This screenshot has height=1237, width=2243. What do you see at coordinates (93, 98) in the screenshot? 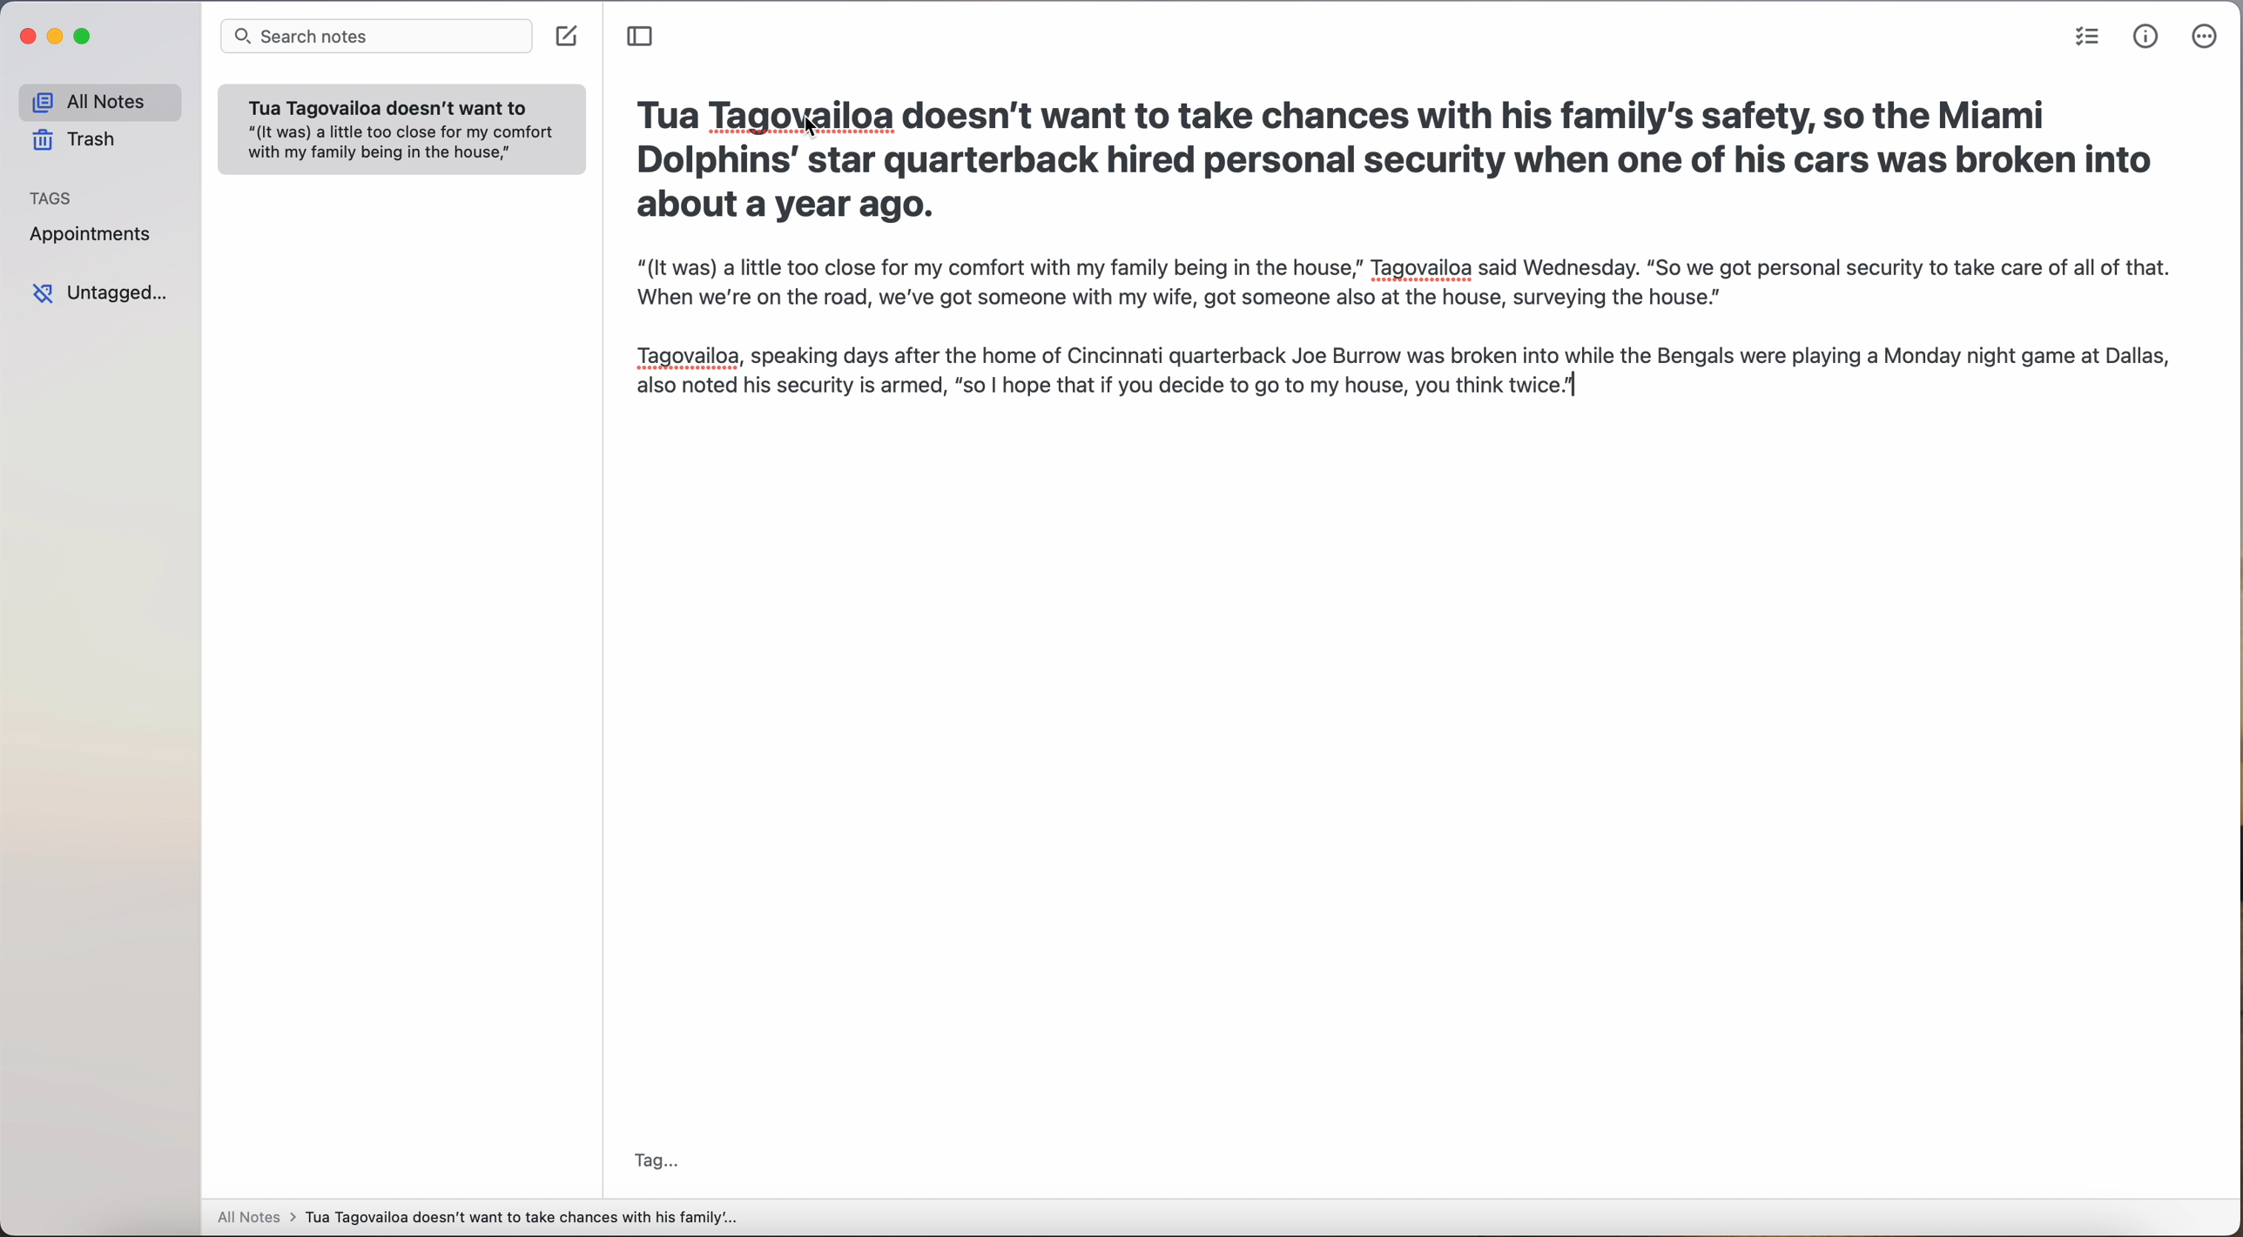
I see ` All Notes` at bounding box center [93, 98].